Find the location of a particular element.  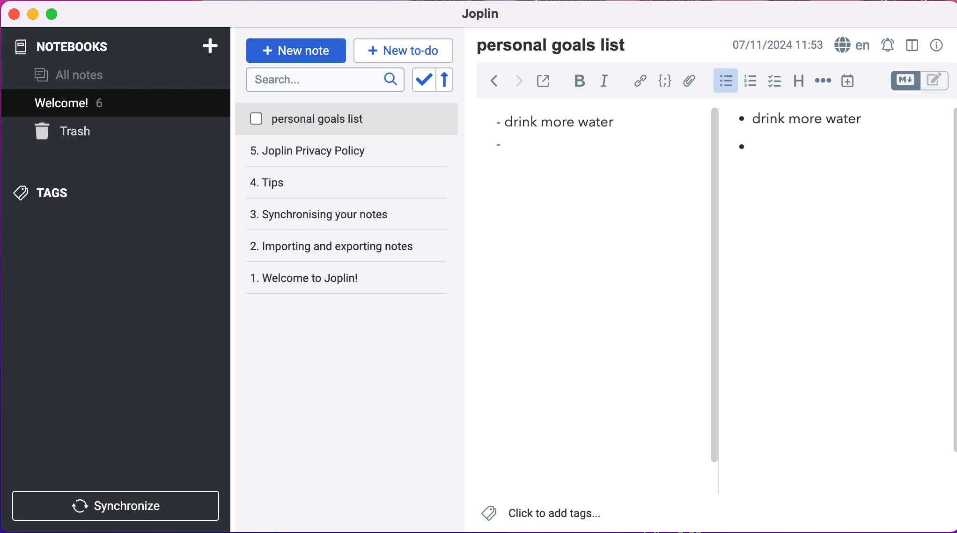

hyperlink is located at coordinates (640, 81).